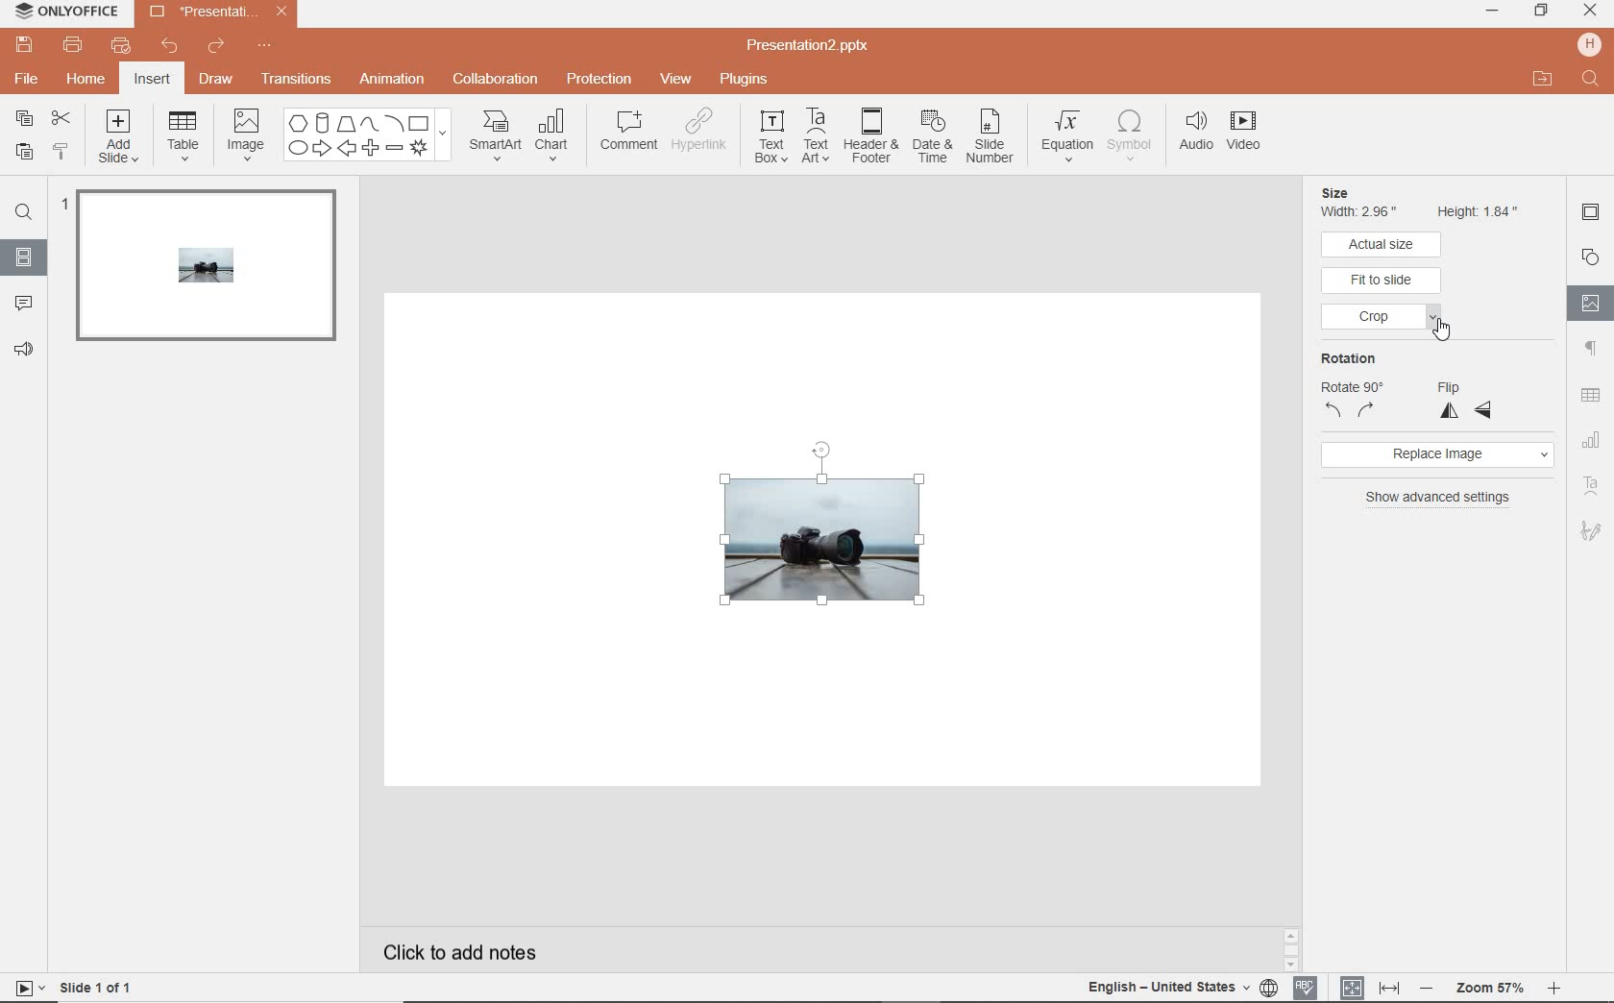  What do you see at coordinates (935, 136) in the screenshot?
I see `date & time` at bounding box center [935, 136].